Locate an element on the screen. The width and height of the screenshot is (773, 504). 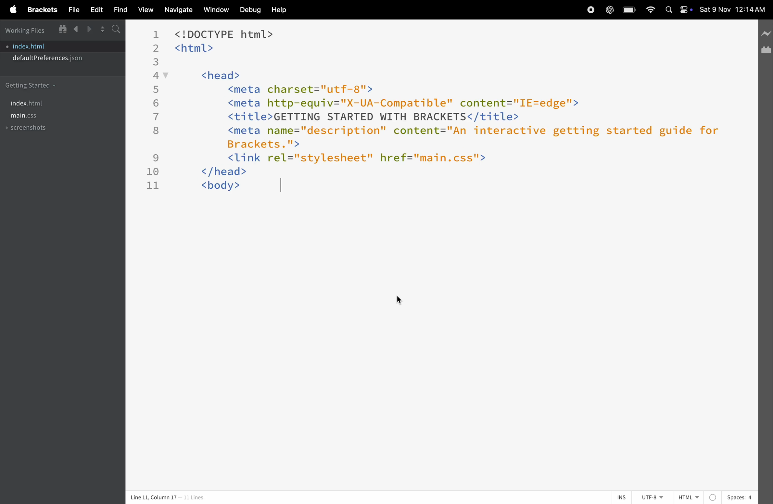
extension is located at coordinates (766, 52).